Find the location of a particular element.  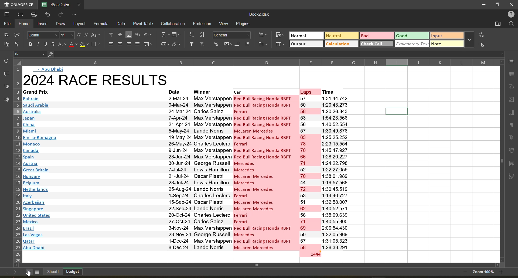

pivot table is located at coordinates (144, 24).